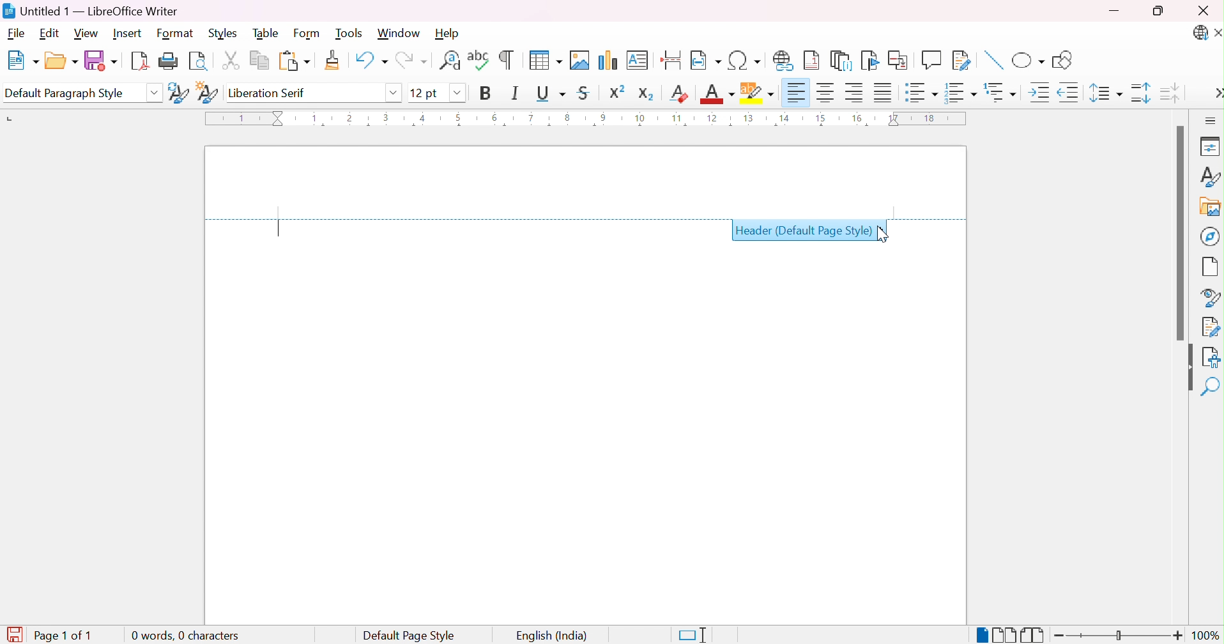  Describe the element at coordinates (170, 61) in the screenshot. I see `Print` at that location.